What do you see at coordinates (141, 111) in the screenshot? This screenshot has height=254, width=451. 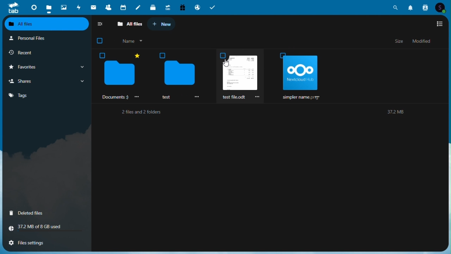 I see `2 files and 2 folders` at bounding box center [141, 111].